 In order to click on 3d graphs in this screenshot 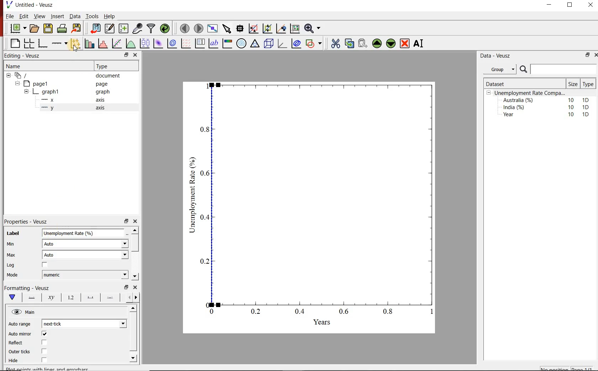, I will do `click(282, 43)`.